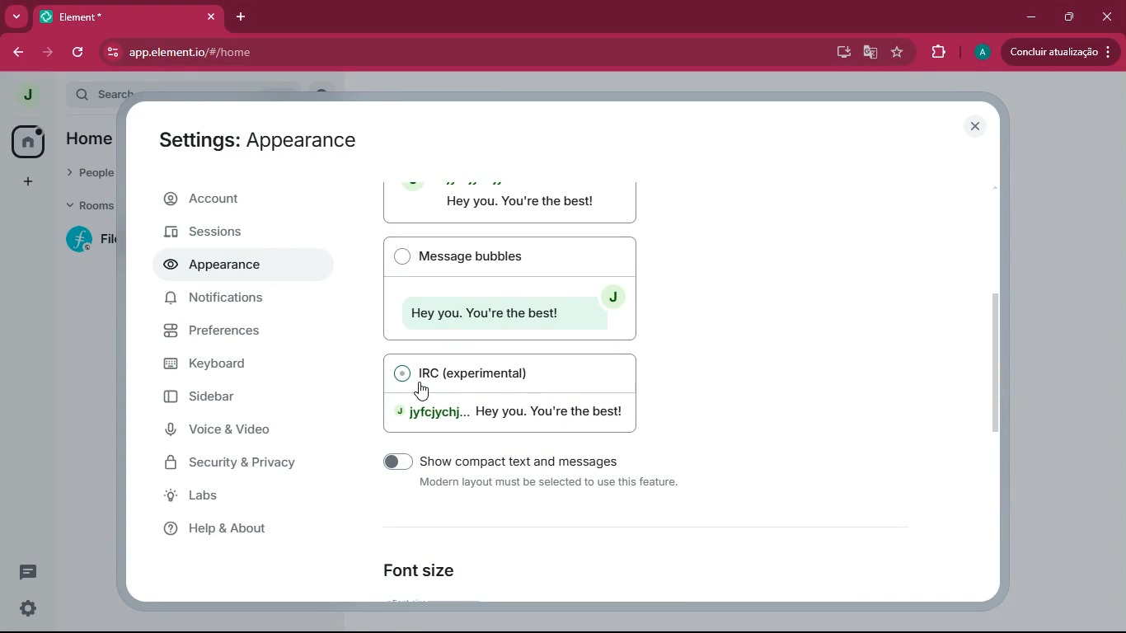  Describe the element at coordinates (512, 203) in the screenshot. I see `Modern layout` at that location.